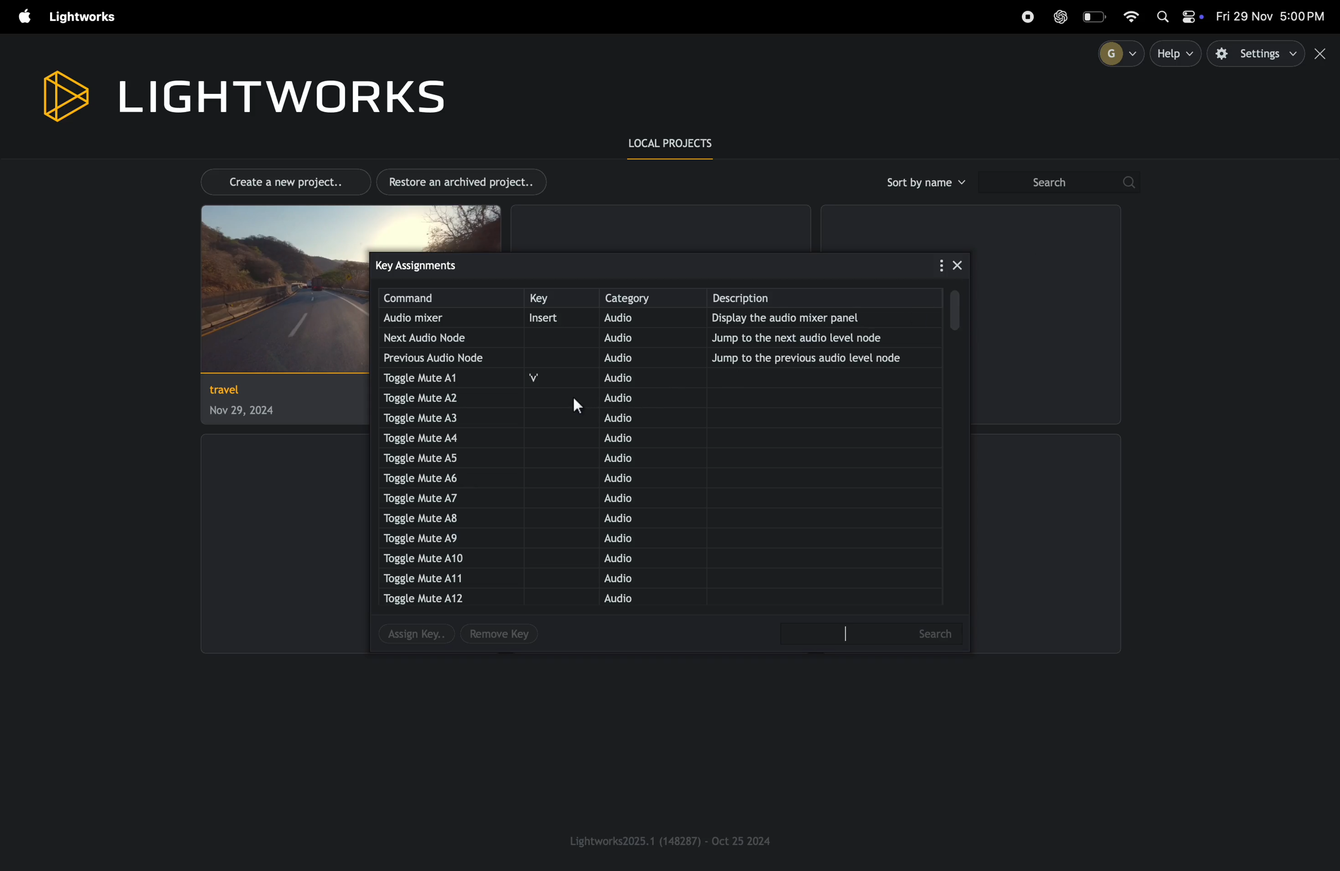 The height and width of the screenshot is (871, 1340). Describe the element at coordinates (633, 418) in the screenshot. I see `audio` at that location.